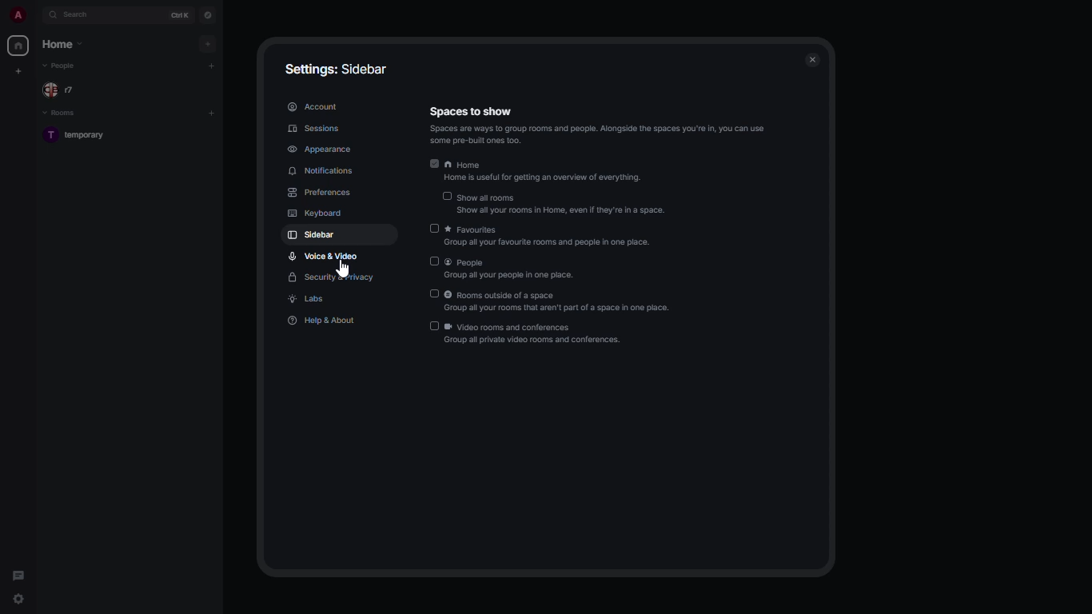 The width and height of the screenshot is (1092, 614). Describe the element at coordinates (211, 42) in the screenshot. I see `add` at that location.